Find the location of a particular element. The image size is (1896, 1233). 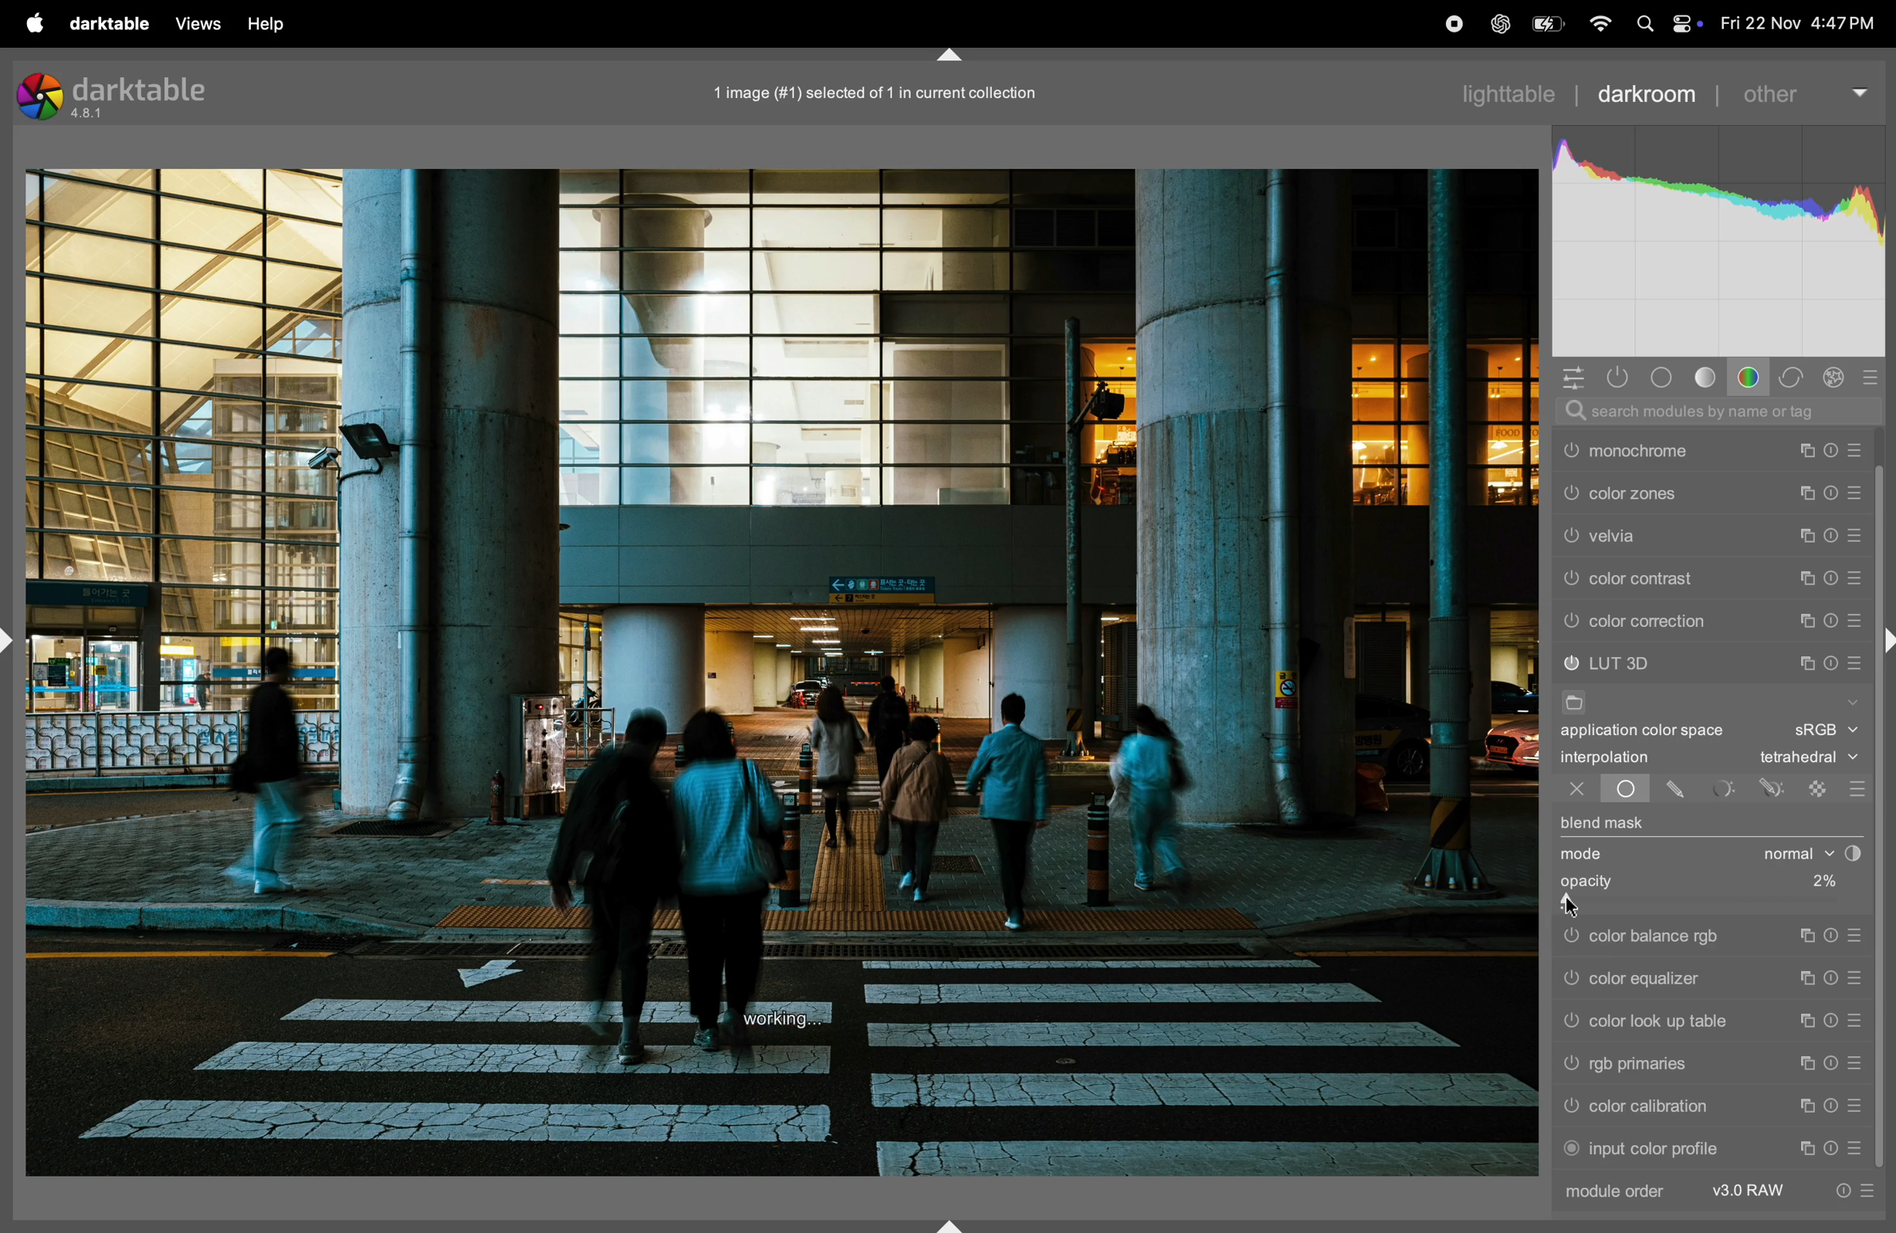

color is located at coordinates (1751, 377).